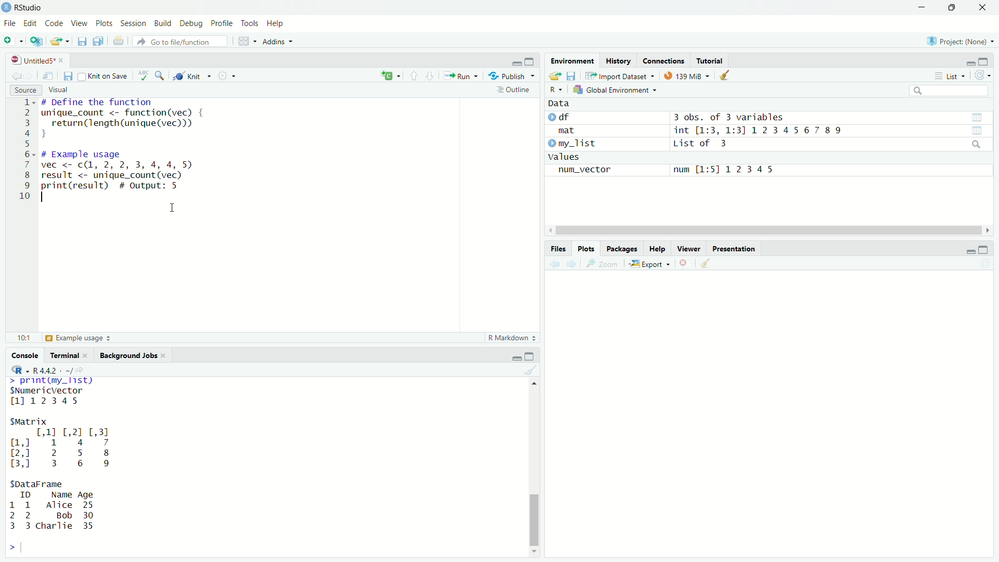 The height and width of the screenshot is (562, 999). I want to click on Background, so click(130, 355).